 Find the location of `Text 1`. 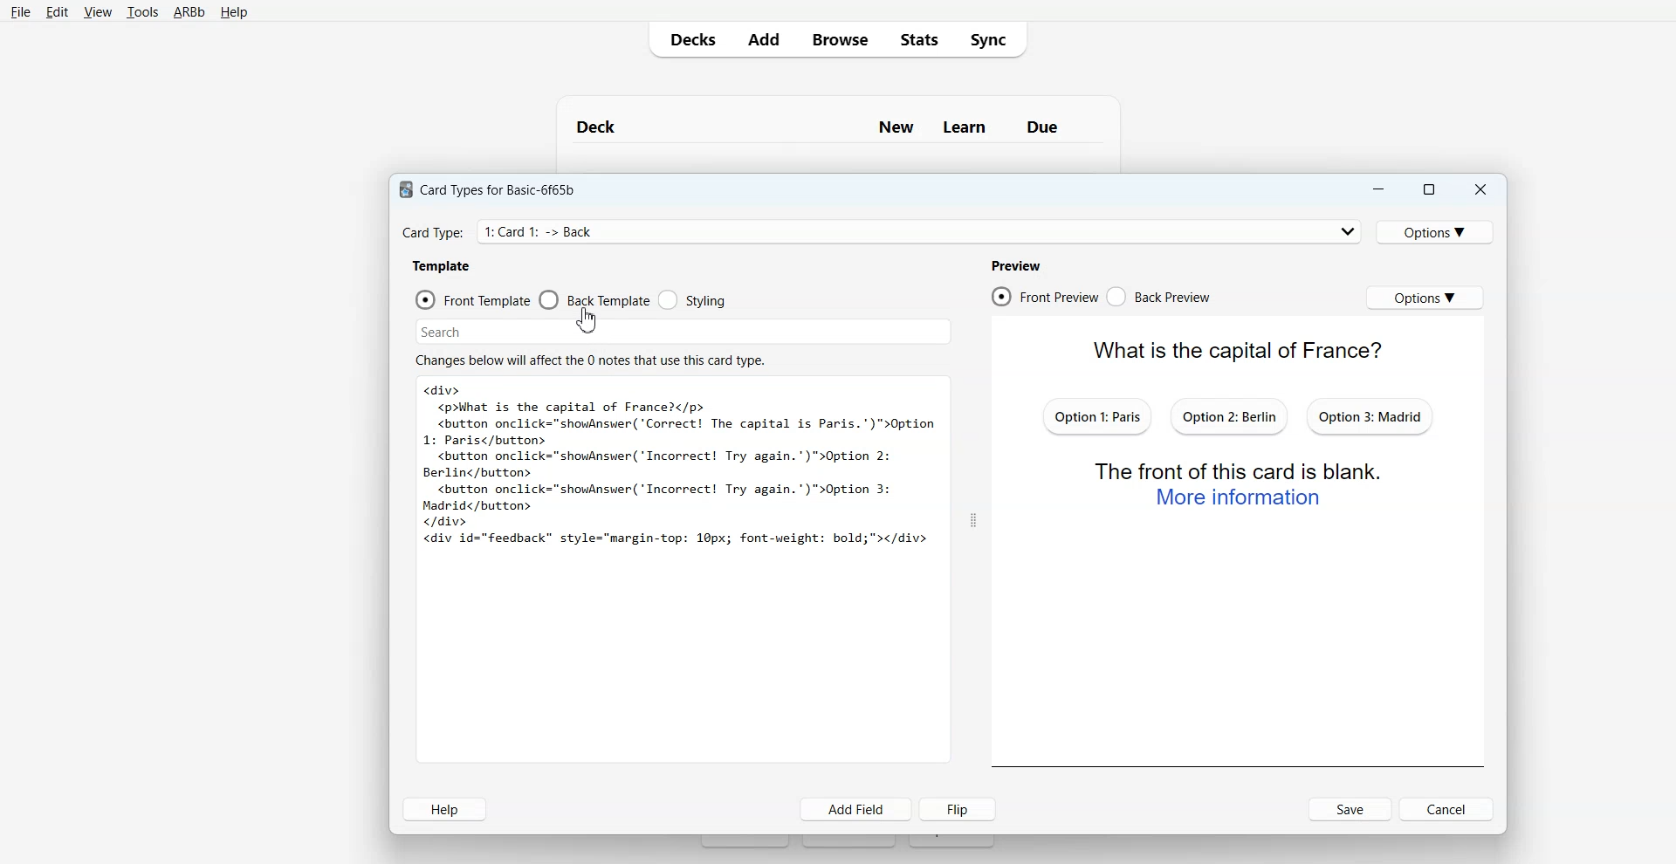

Text 1 is located at coordinates (493, 187).